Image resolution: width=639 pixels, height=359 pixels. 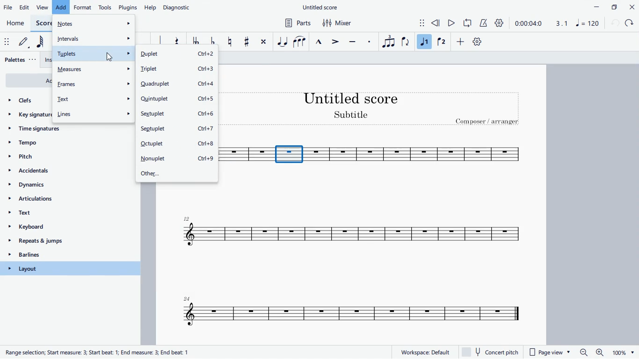 I want to click on slur, so click(x=299, y=41).